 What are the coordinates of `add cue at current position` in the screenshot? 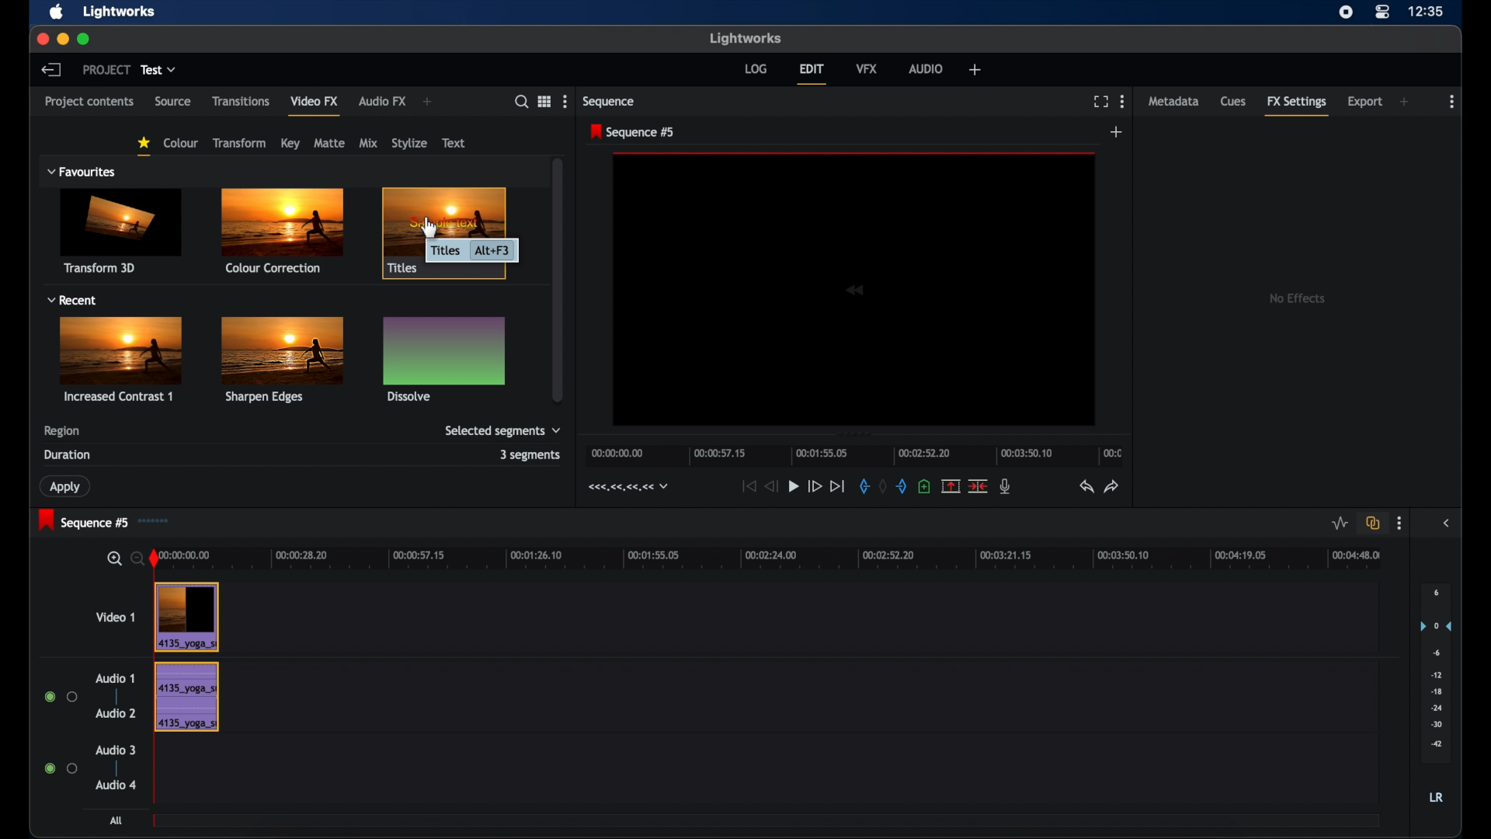 It's located at (926, 487).